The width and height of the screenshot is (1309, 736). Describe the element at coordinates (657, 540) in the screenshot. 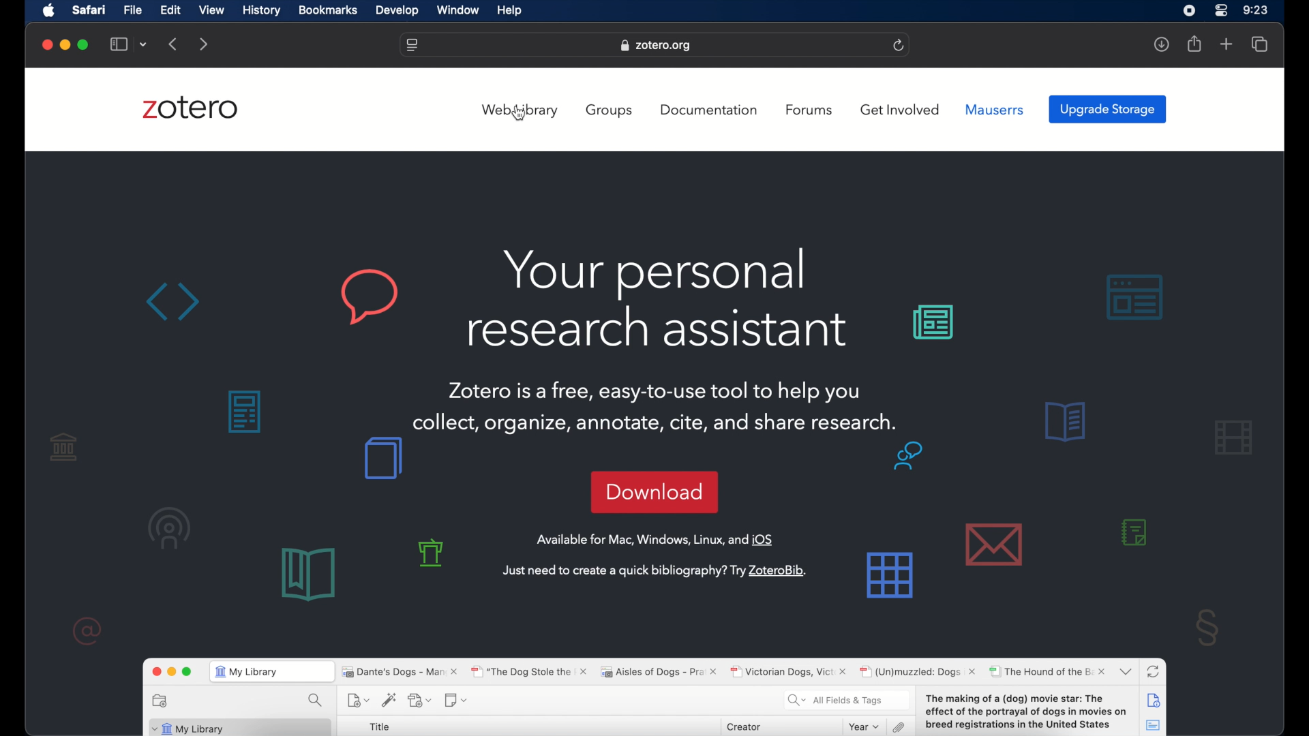

I see `Available for Mac, windows, linux, and iOS` at that location.